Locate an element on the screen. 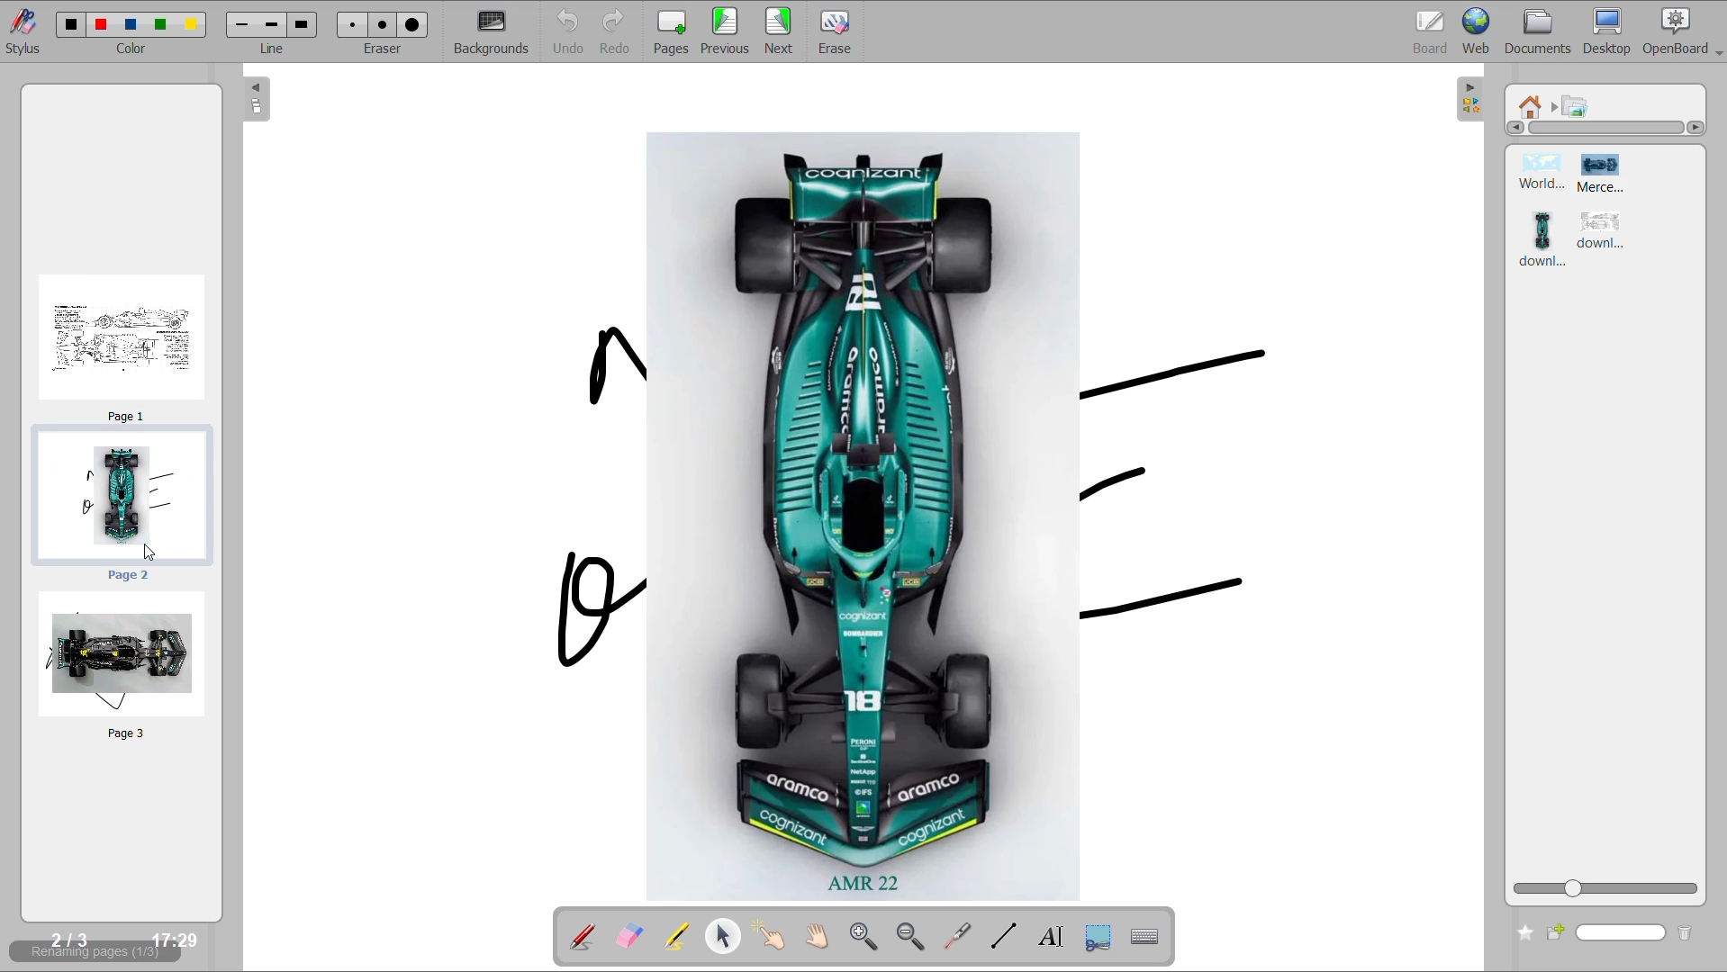 The width and height of the screenshot is (1727, 972). color 3 is located at coordinates (131, 24).